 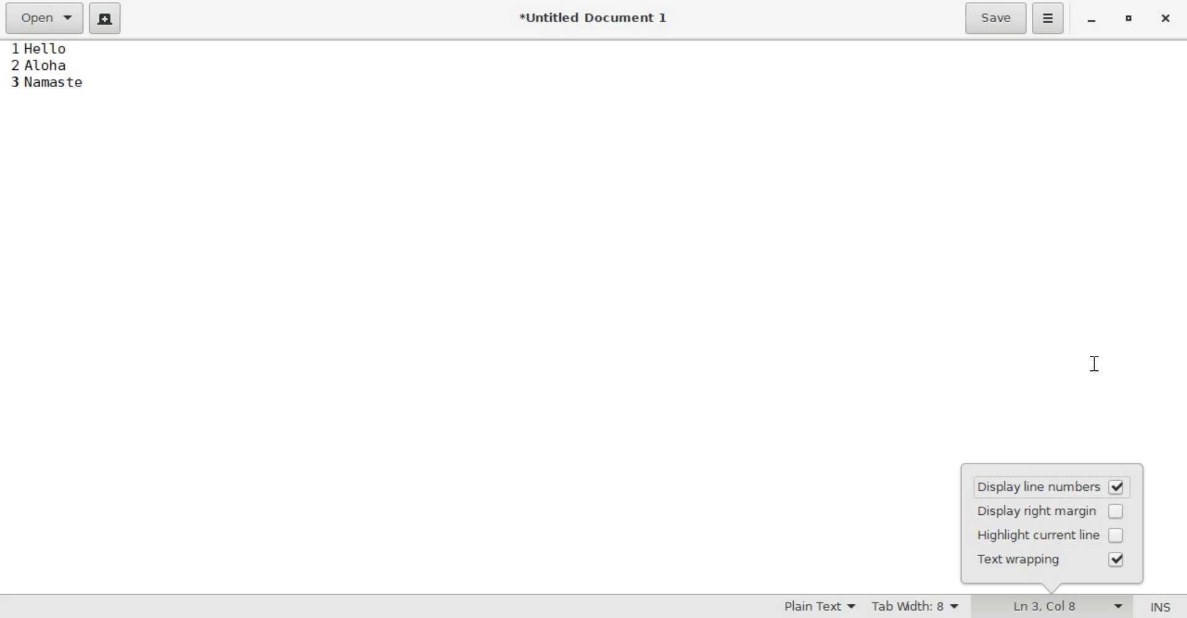 What do you see at coordinates (86, 79) in the screenshot?
I see `Text` at bounding box center [86, 79].